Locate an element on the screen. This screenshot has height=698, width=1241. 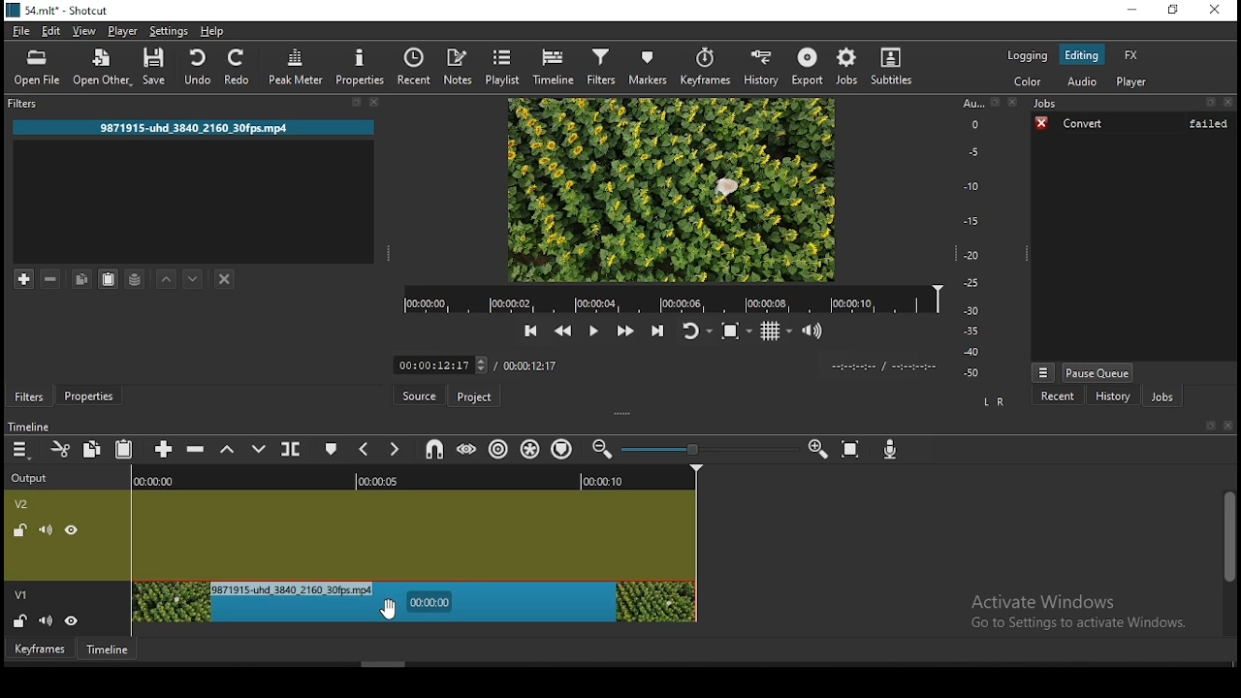
project is located at coordinates (475, 397).